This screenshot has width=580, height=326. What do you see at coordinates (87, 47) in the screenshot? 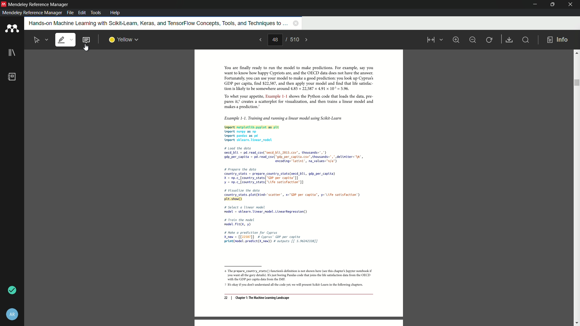
I see `cursor` at bounding box center [87, 47].